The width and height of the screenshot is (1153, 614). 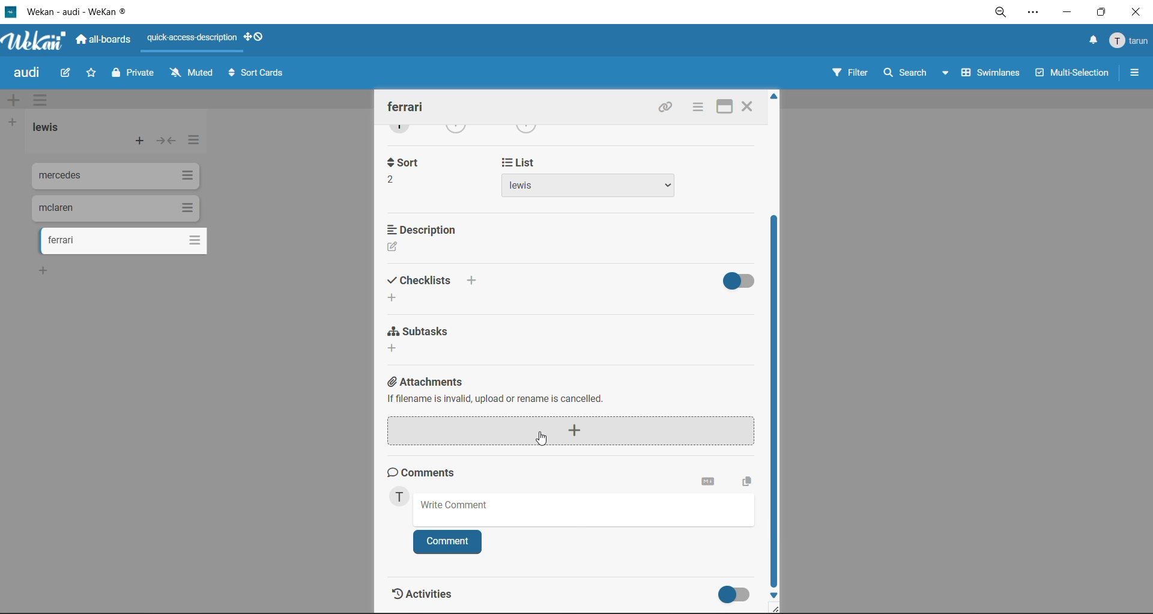 What do you see at coordinates (576, 412) in the screenshot?
I see `attachments` at bounding box center [576, 412].